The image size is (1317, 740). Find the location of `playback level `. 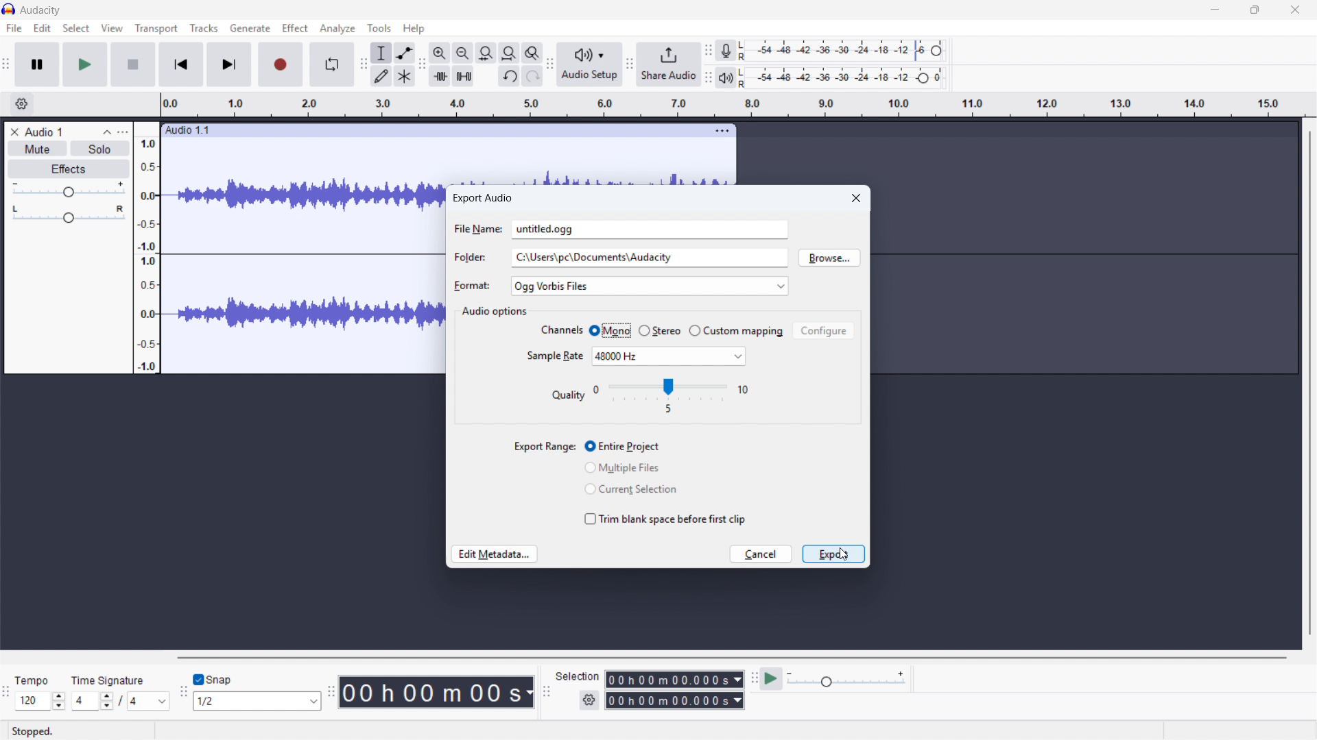

playback level  is located at coordinates (846, 78).